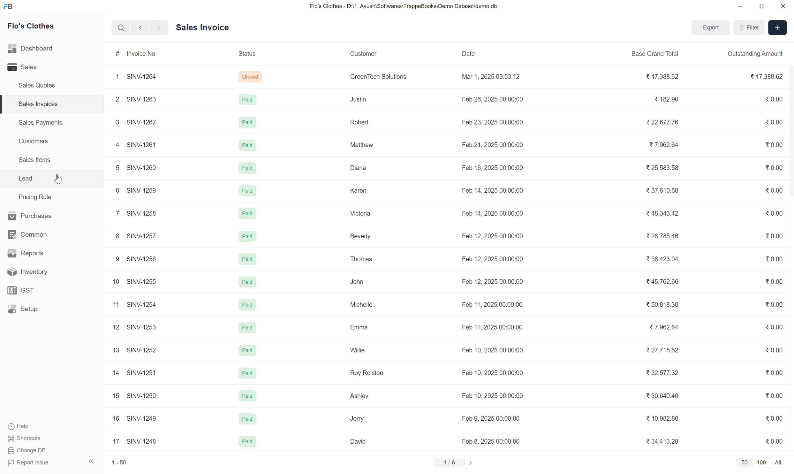 The image size is (794, 474). I want to click on add, so click(777, 28).